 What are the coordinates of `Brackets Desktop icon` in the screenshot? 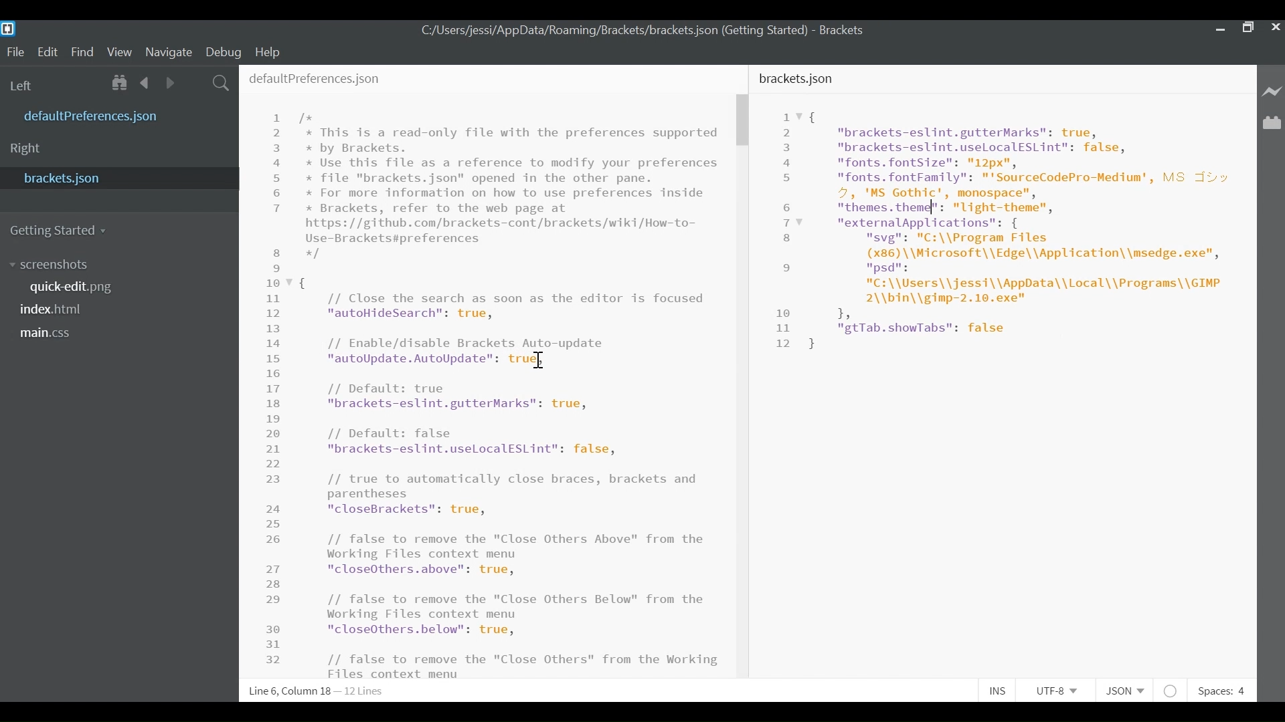 It's located at (12, 28).